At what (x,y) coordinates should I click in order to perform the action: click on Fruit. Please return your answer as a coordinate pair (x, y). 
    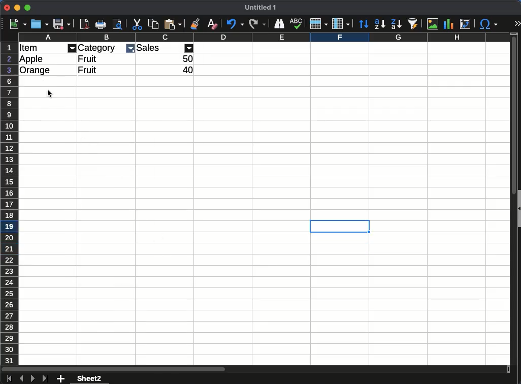
    Looking at the image, I should click on (87, 70).